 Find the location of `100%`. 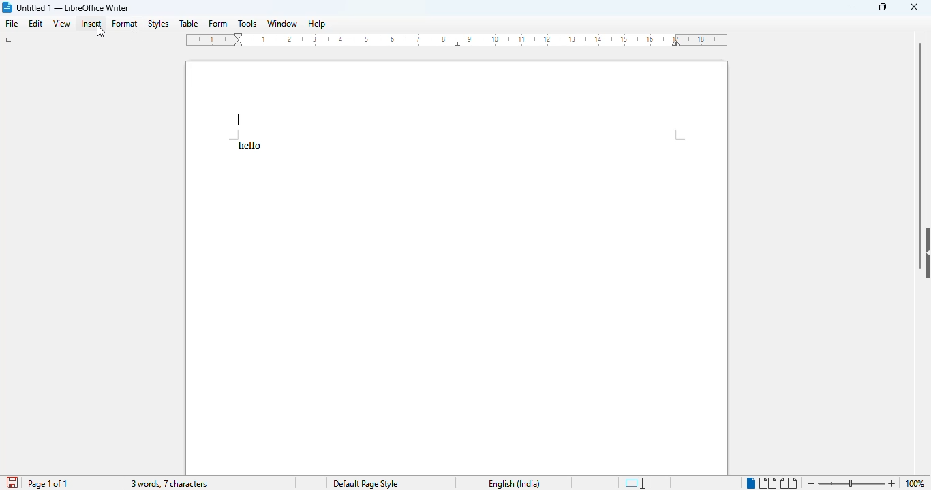

100% is located at coordinates (914, 485).